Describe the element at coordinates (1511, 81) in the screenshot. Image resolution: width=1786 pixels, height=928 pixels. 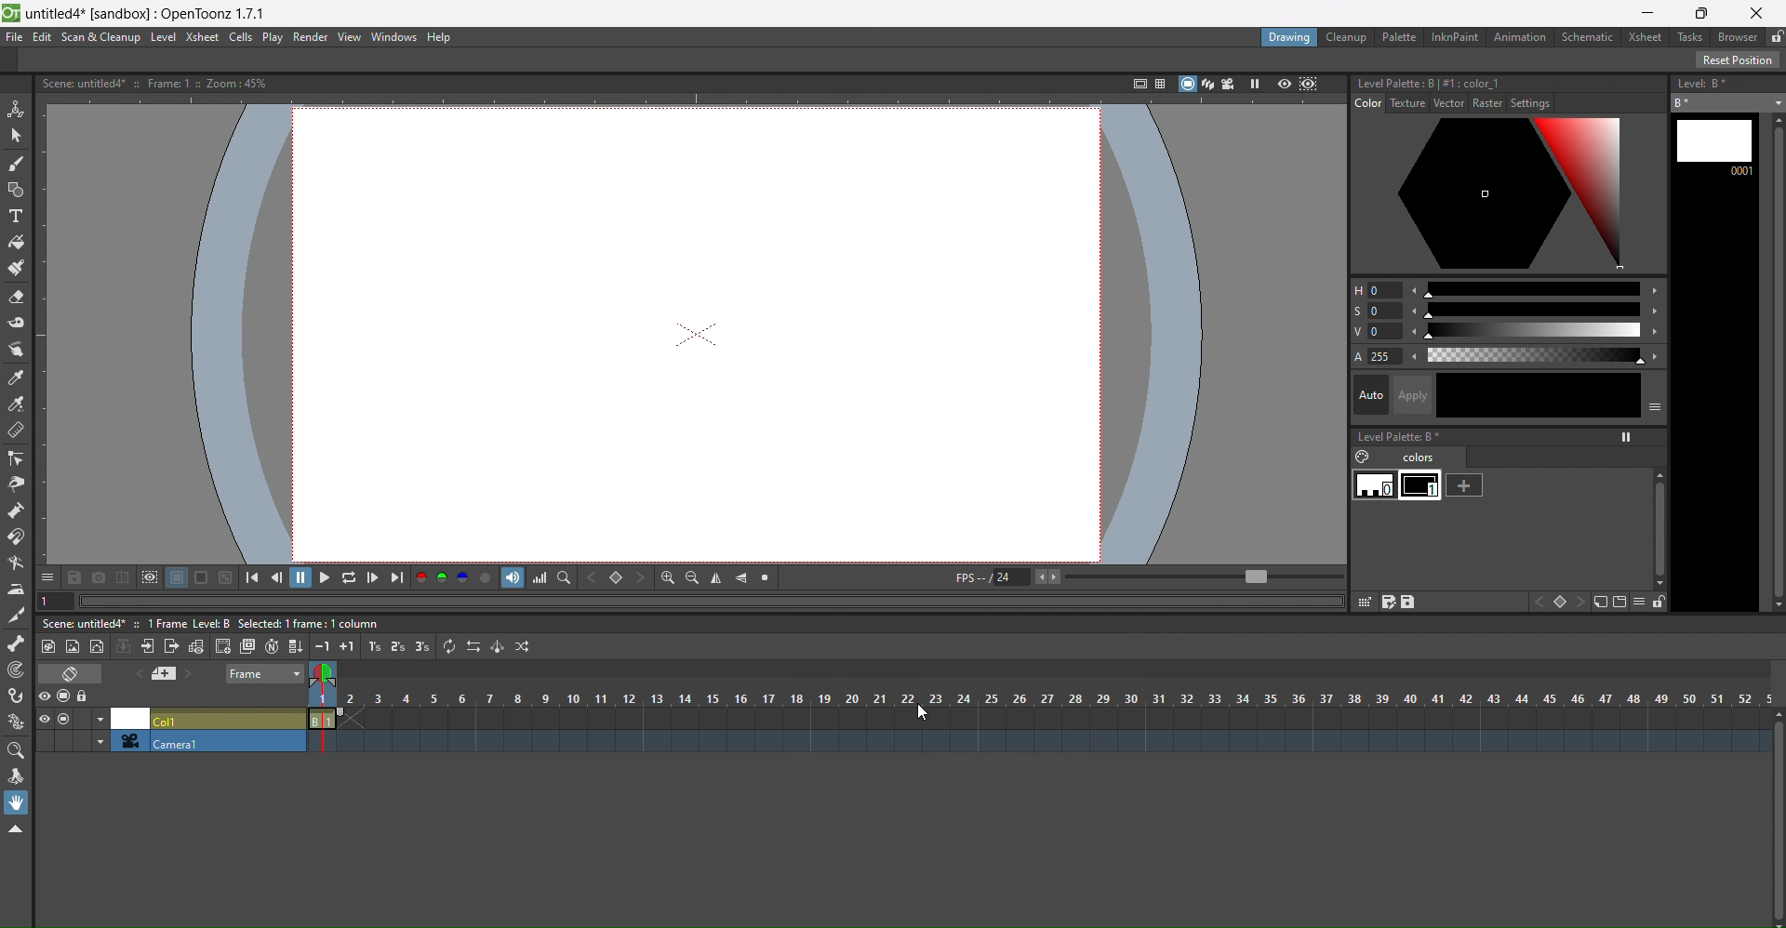
I see `style selected` at that location.